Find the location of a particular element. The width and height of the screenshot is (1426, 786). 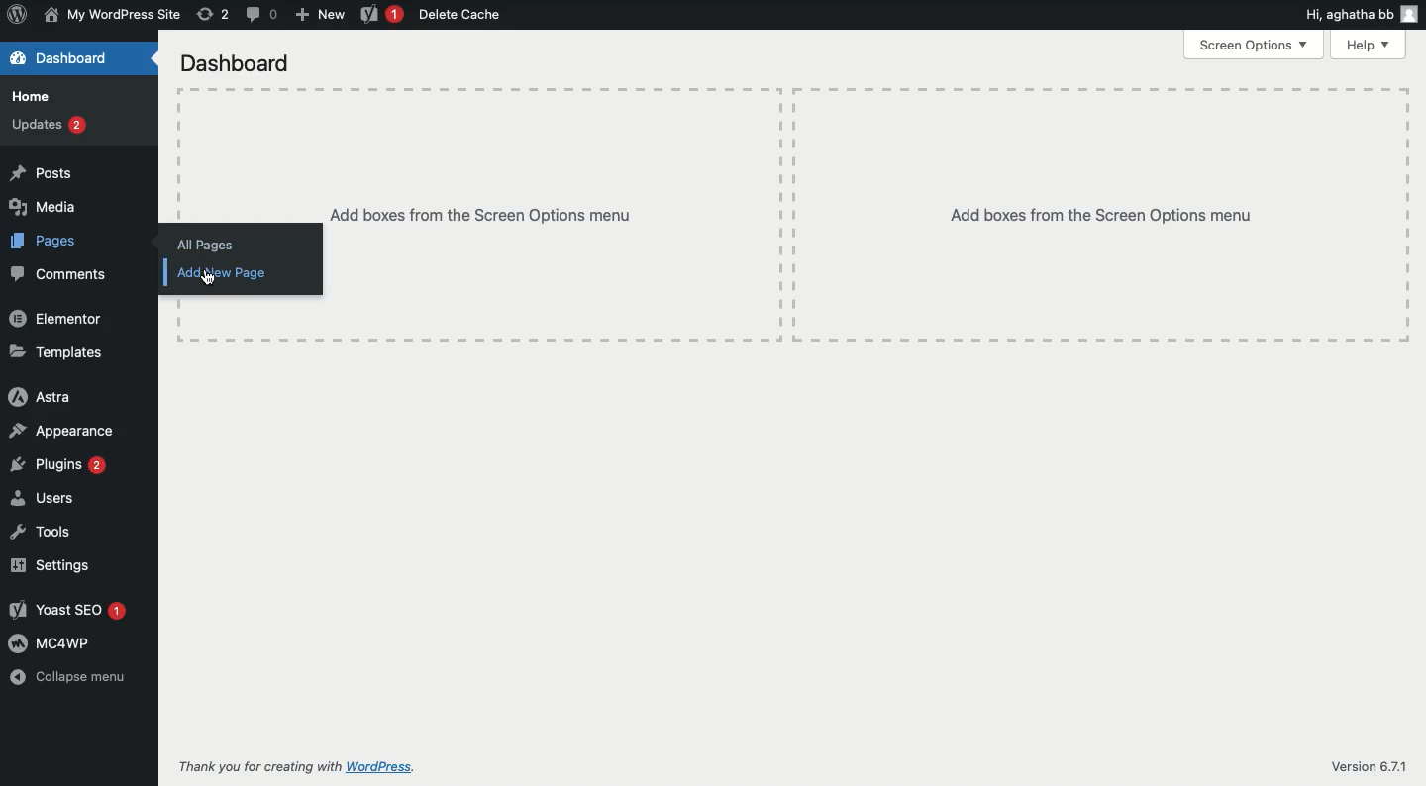

Version 6.7.1 is located at coordinates (1359, 763).